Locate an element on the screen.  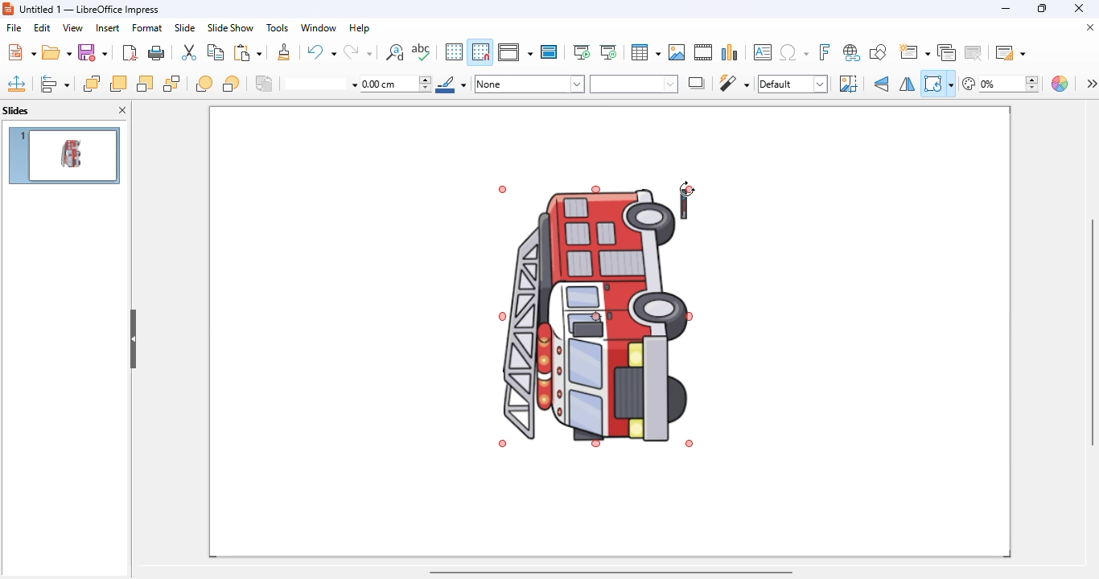
align objects is located at coordinates (55, 84).